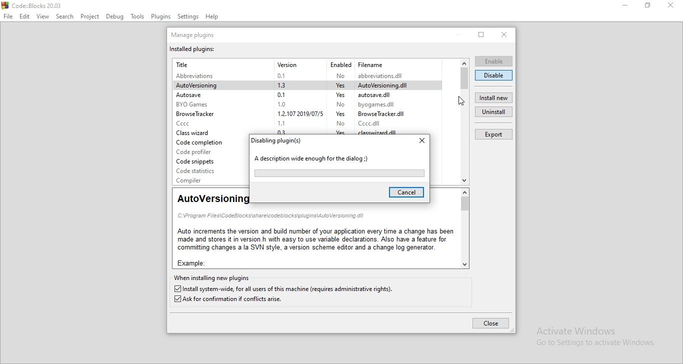  Describe the element at coordinates (493, 97) in the screenshot. I see `install new` at that location.